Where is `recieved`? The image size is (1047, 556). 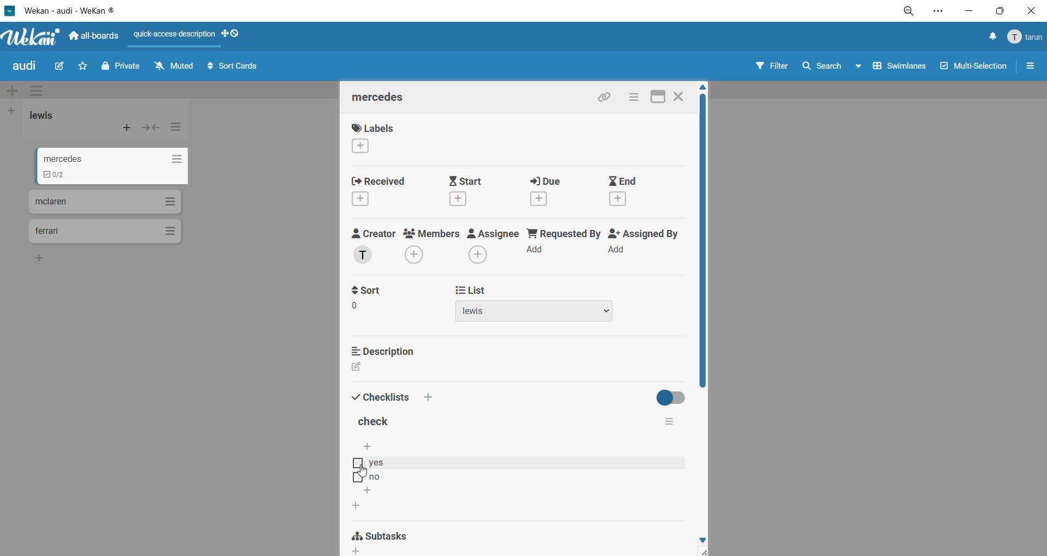 recieved is located at coordinates (392, 191).